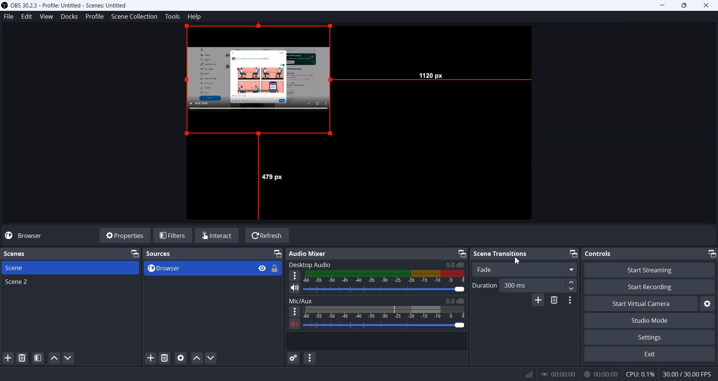  What do you see at coordinates (462, 253) in the screenshot?
I see `Minimize` at bounding box center [462, 253].